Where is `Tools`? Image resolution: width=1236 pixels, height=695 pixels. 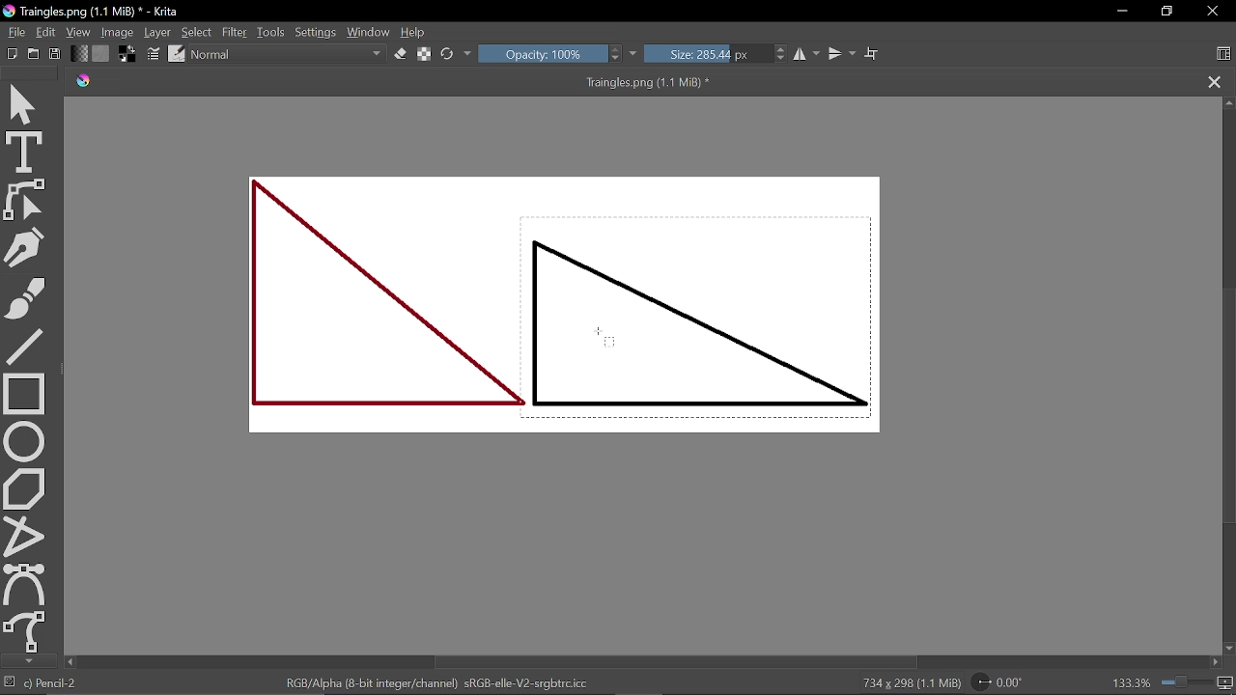 Tools is located at coordinates (270, 32).